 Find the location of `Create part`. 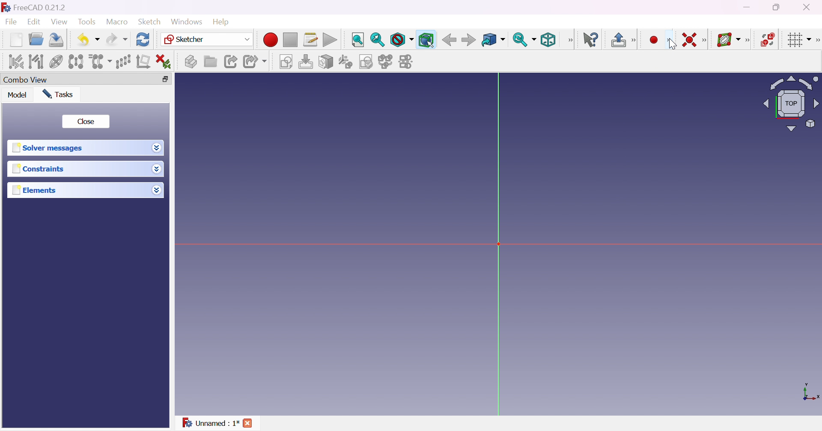

Create part is located at coordinates (191, 61).